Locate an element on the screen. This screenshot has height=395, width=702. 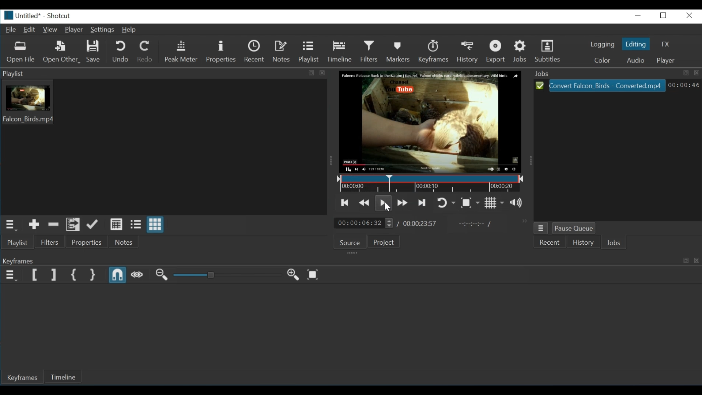
Set Filter End is located at coordinates (53, 275).